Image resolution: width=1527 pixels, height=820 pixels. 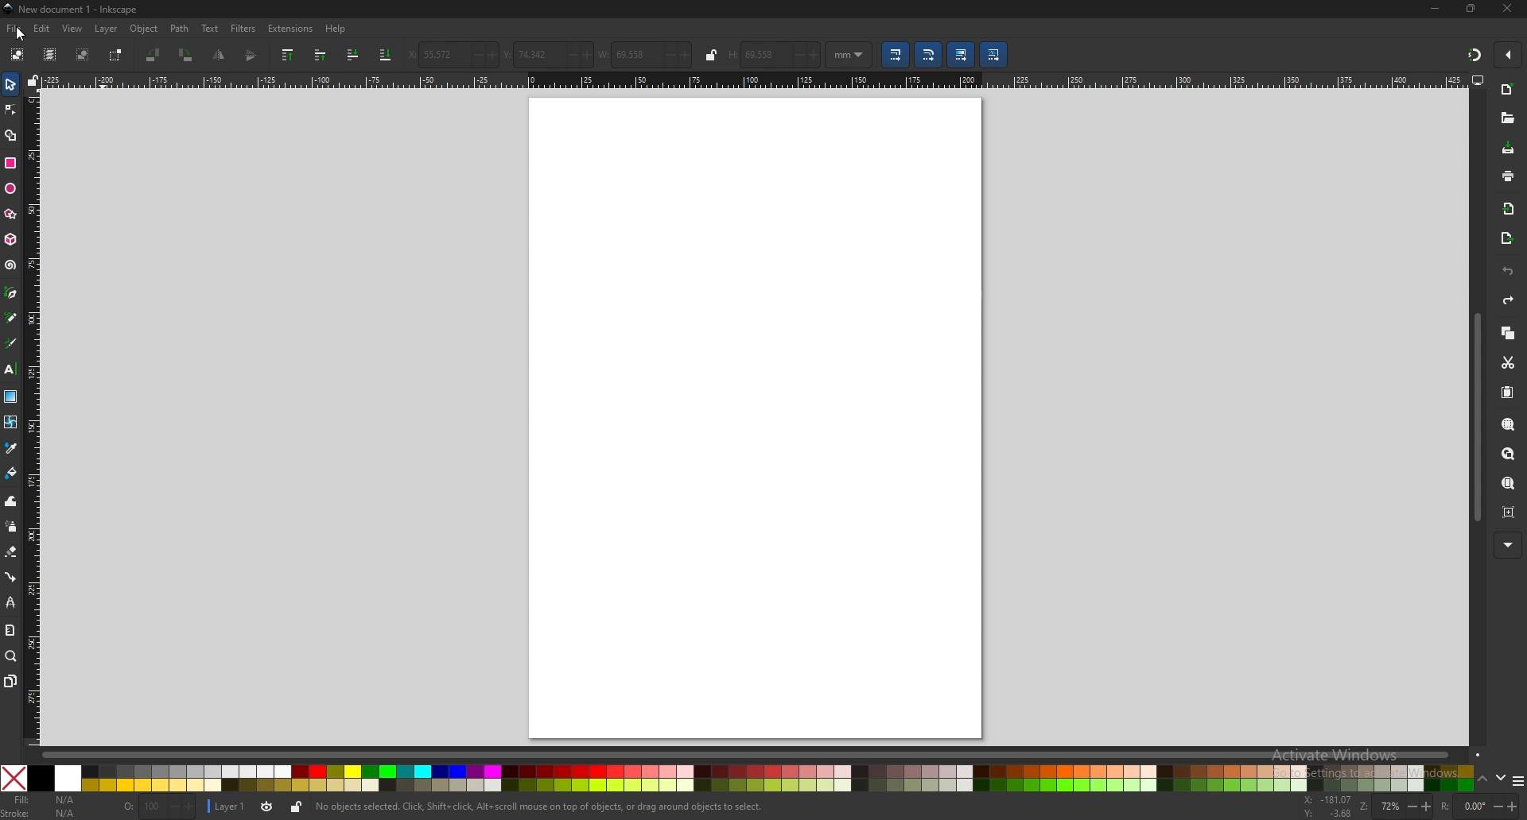 I want to click on more, so click(x=1506, y=544).